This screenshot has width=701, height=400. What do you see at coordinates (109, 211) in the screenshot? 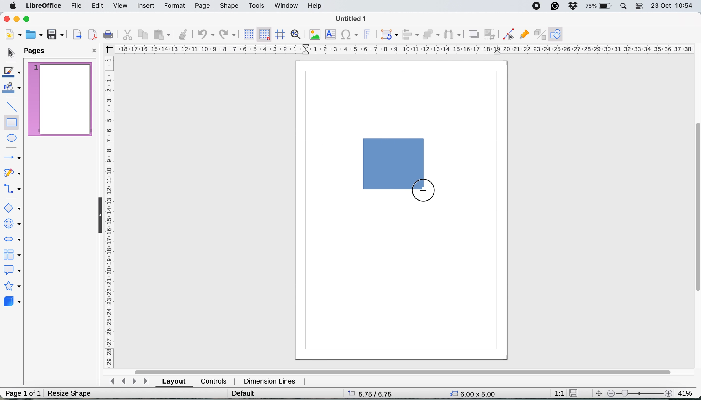
I see `vertical scale` at bounding box center [109, 211].